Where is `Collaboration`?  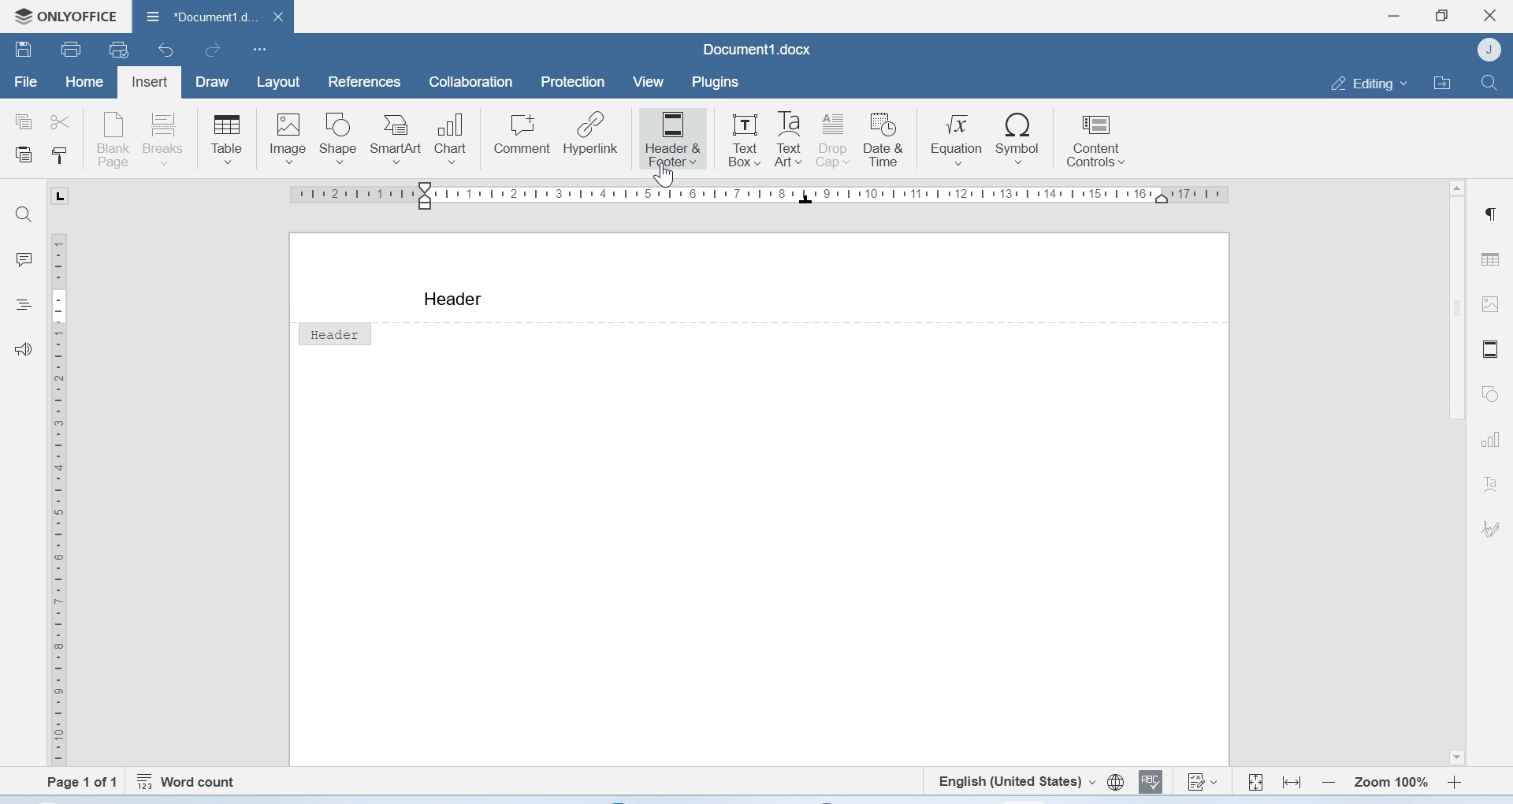 Collaboration is located at coordinates (471, 84).